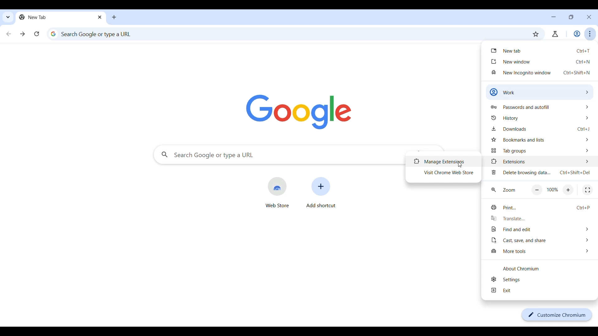 The height and width of the screenshot is (336, 598). I want to click on Zoom symbol, so click(493, 189).